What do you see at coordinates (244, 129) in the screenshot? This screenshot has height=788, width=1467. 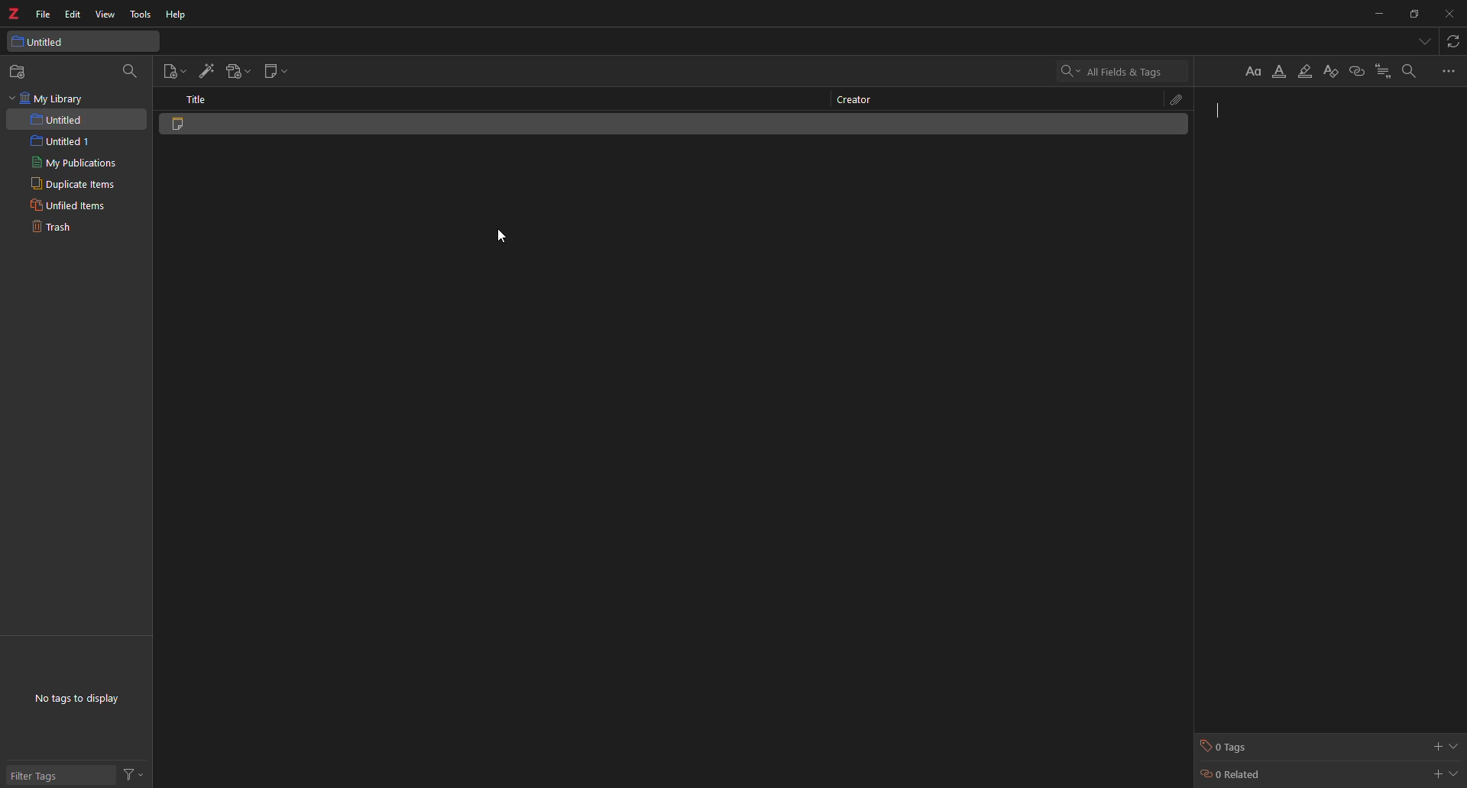 I see `new note added` at bounding box center [244, 129].